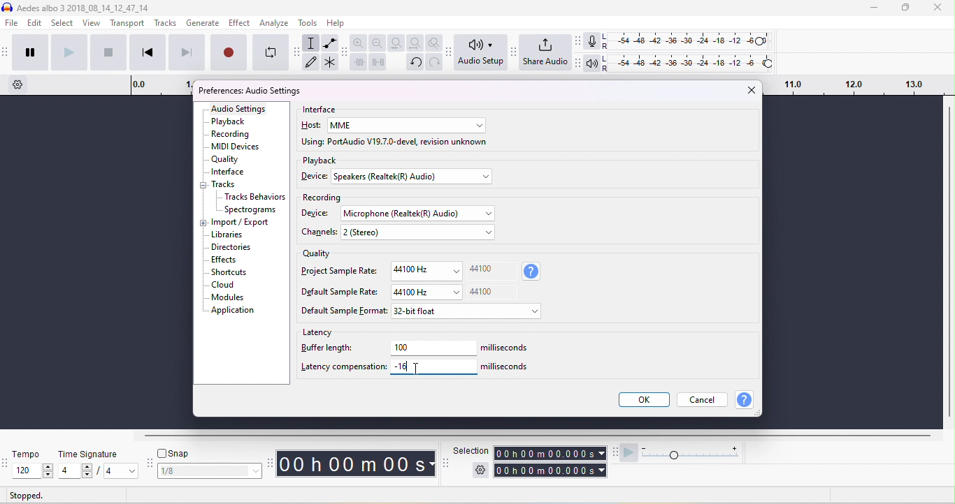 The height and width of the screenshot is (504, 955). Describe the element at coordinates (541, 436) in the screenshot. I see `horizontal scroll bar` at that location.